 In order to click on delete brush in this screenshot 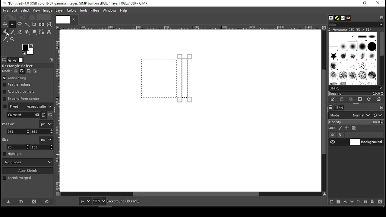, I will do `click(361, 99)`.